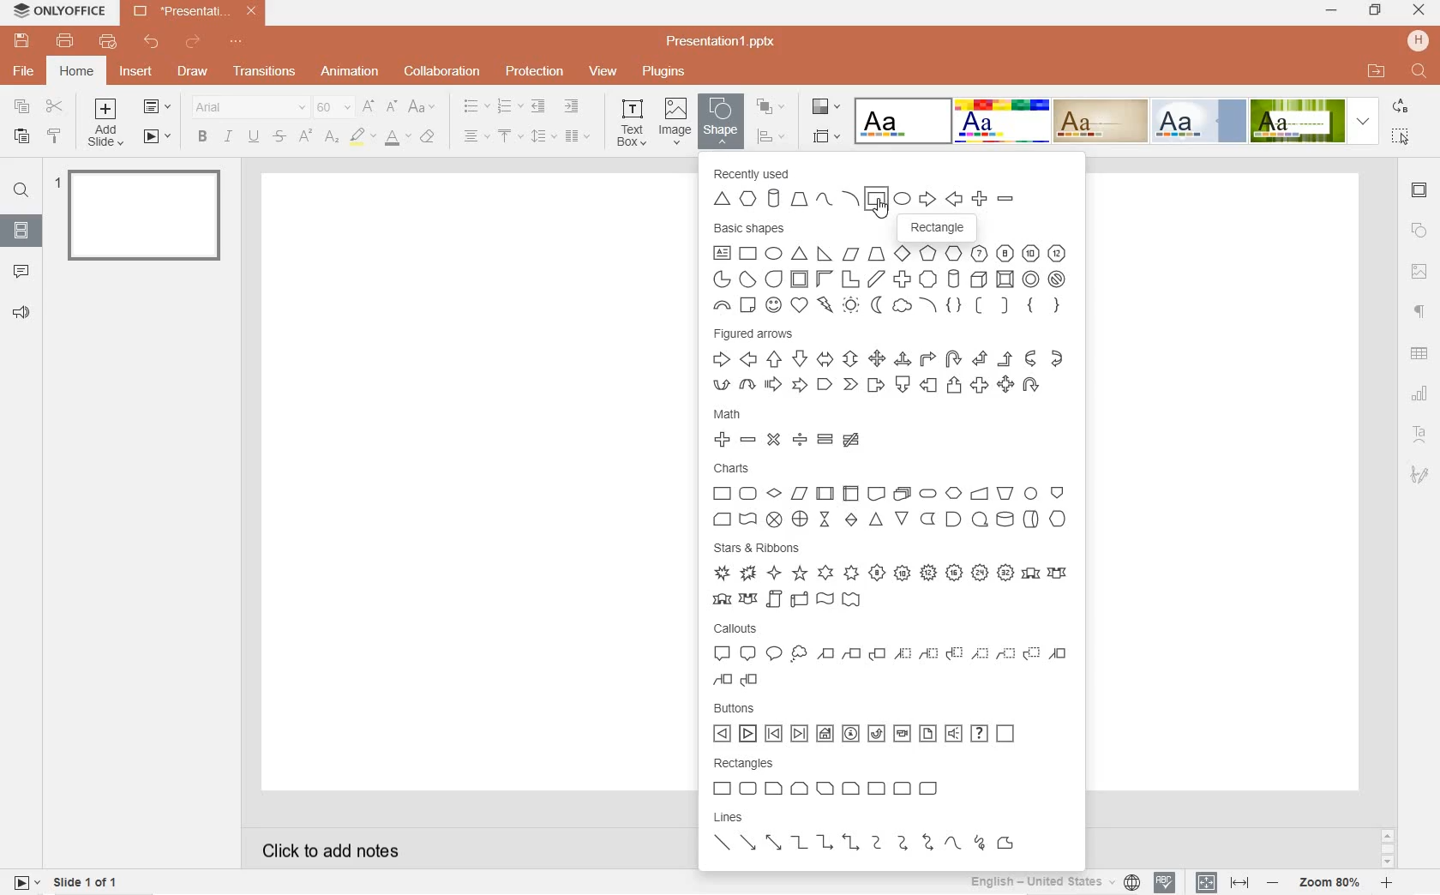  I want to click on Left right arrow callout, so click(980, 386).